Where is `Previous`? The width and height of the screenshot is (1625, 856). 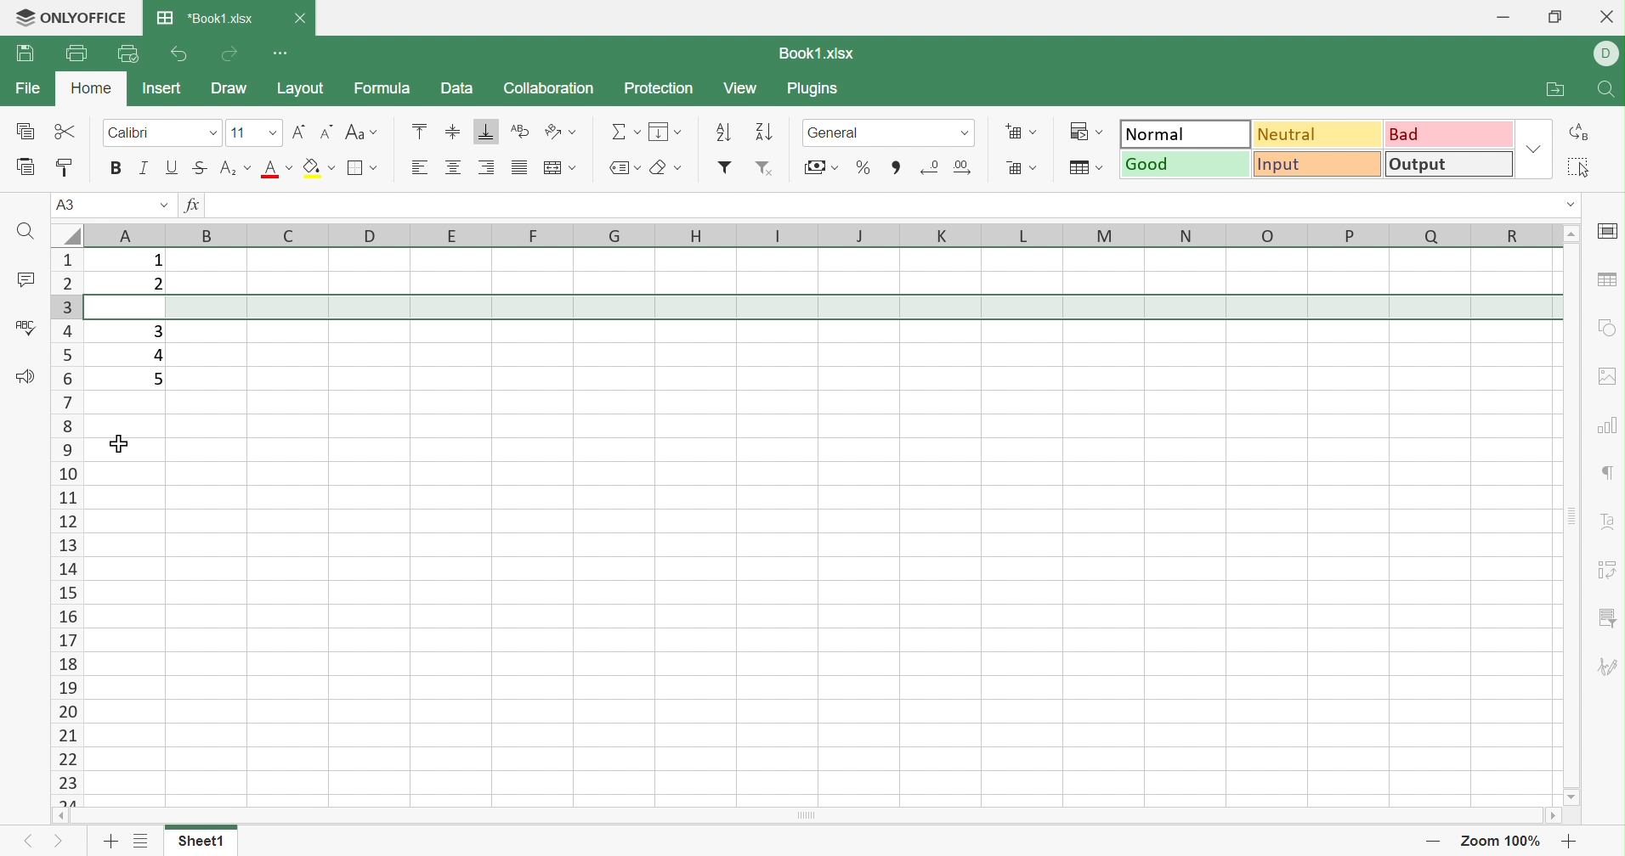
Previous is located at coordinates (30, 840).